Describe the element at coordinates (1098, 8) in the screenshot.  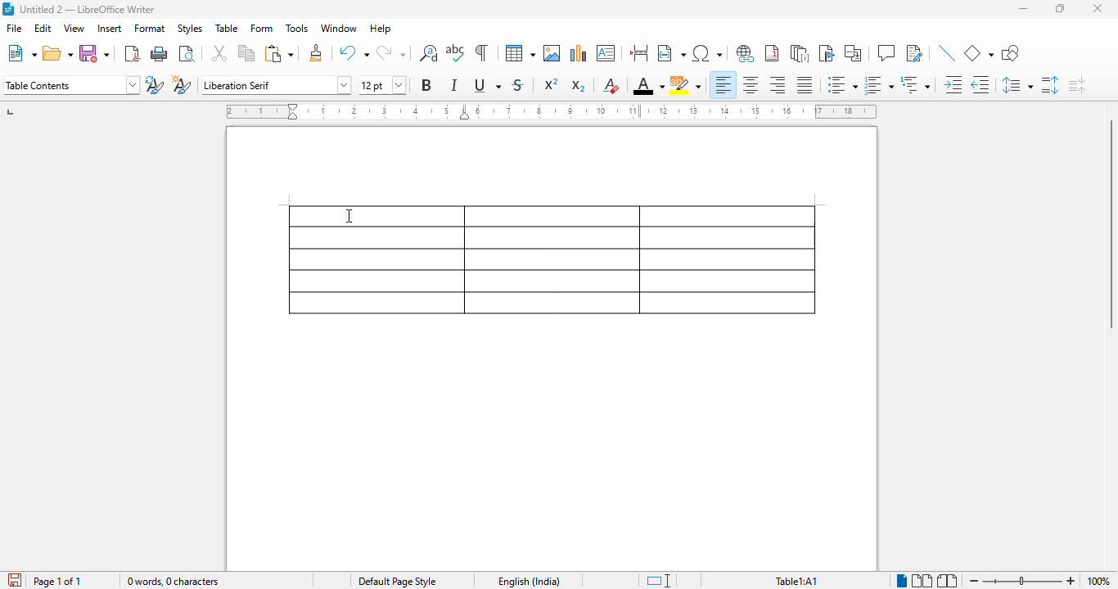
I see `close` at that location.